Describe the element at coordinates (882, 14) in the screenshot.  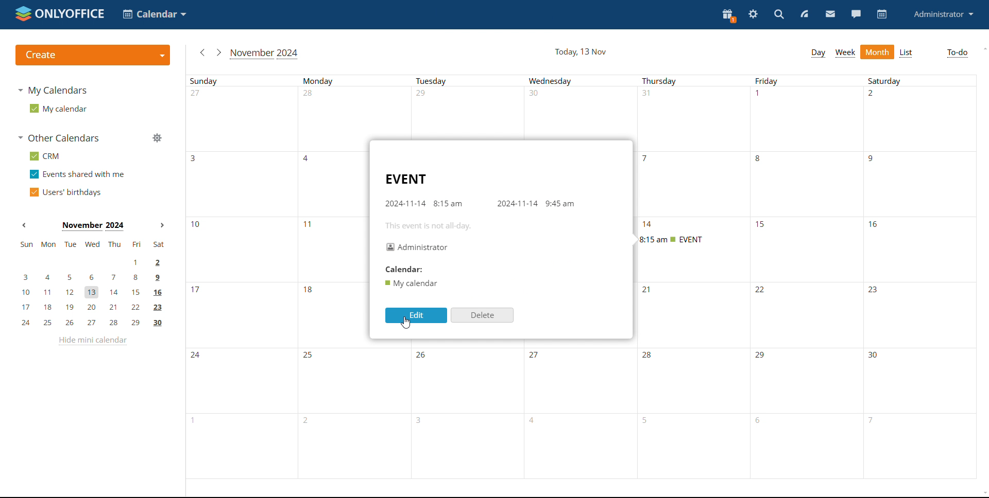
I see `calendar` at that location.